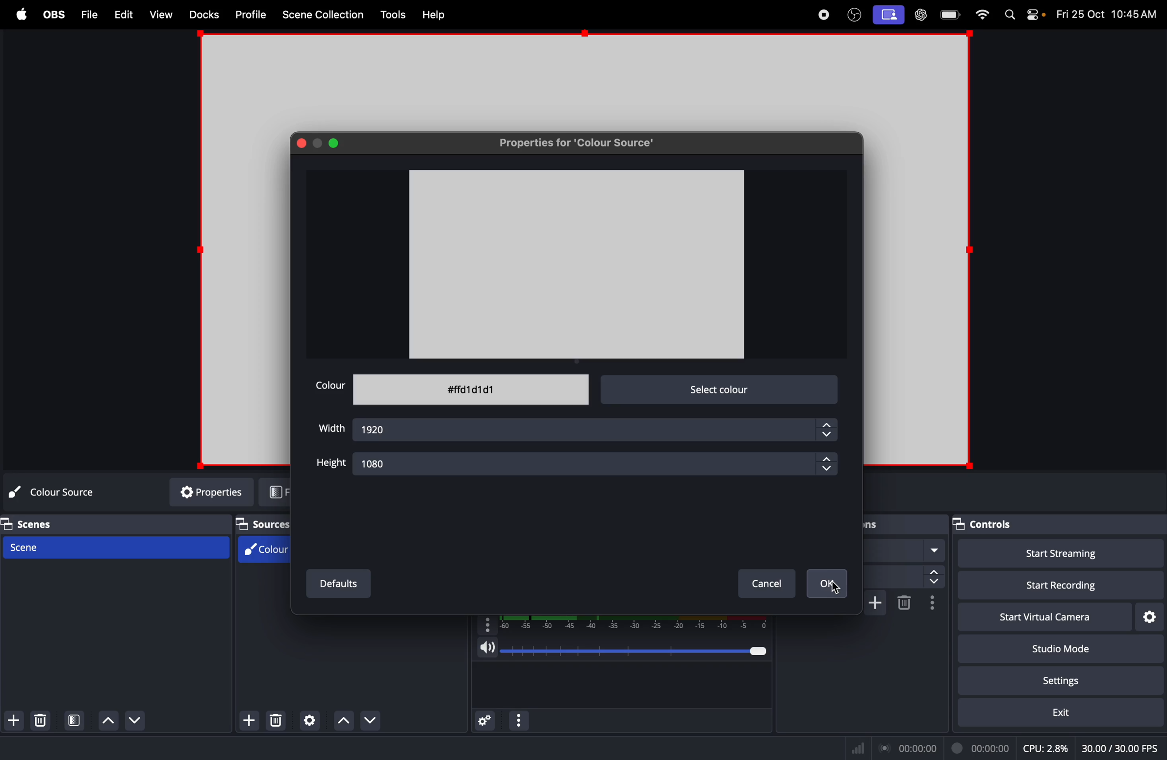 The width and height of the screenshot is (1167, 760). I want to click on cancel, so click(764, 586).